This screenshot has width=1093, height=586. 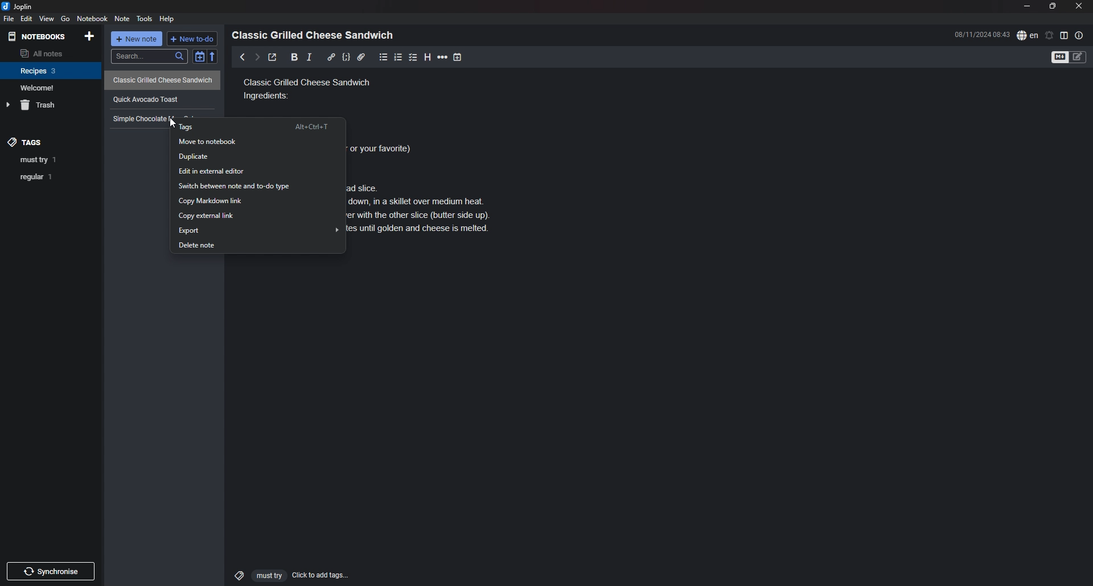 What do you see at coordinates (135, 119) in the screenshot?
I see `Text` at bounding box center [135, 119].